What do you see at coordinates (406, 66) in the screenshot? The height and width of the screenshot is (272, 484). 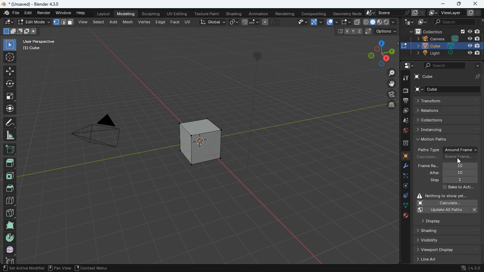 I see `settings` at bounding box center [406, 66].